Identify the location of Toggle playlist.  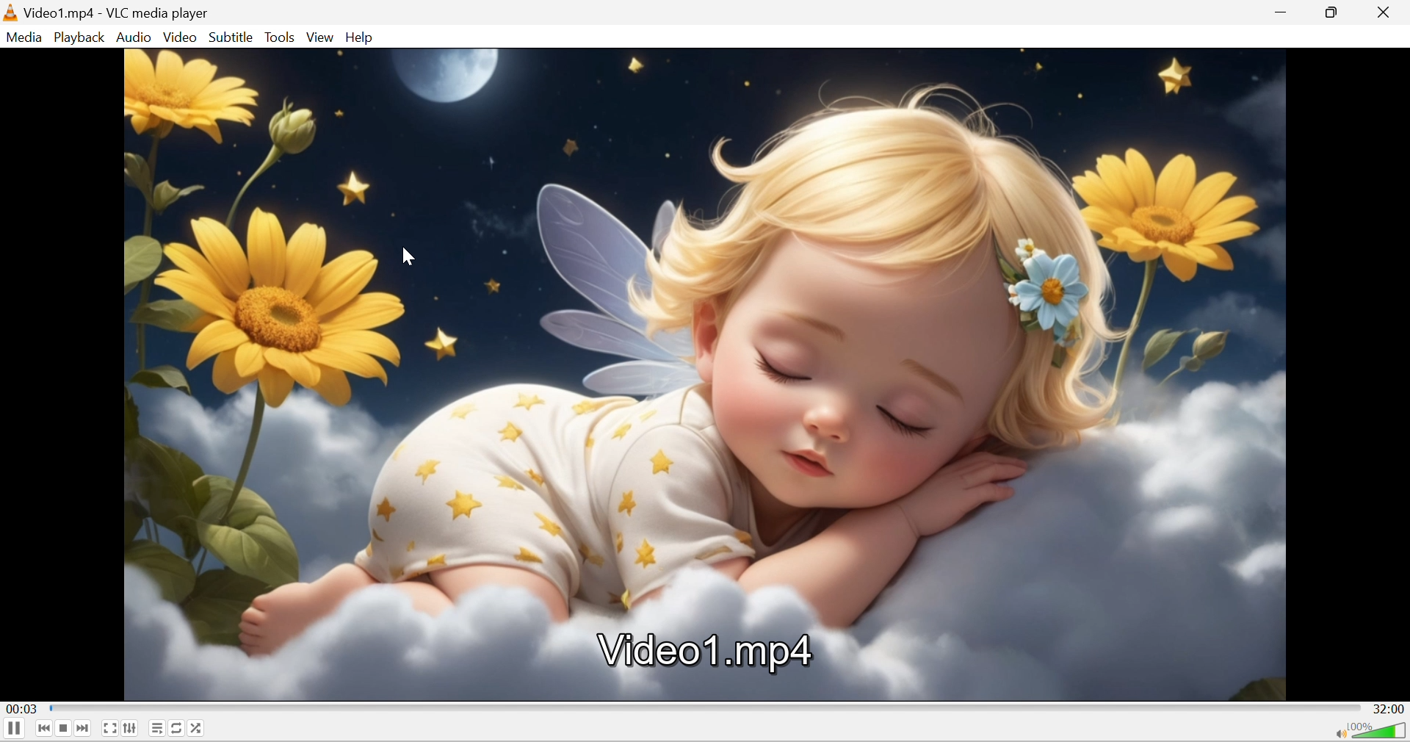
(156, 728).